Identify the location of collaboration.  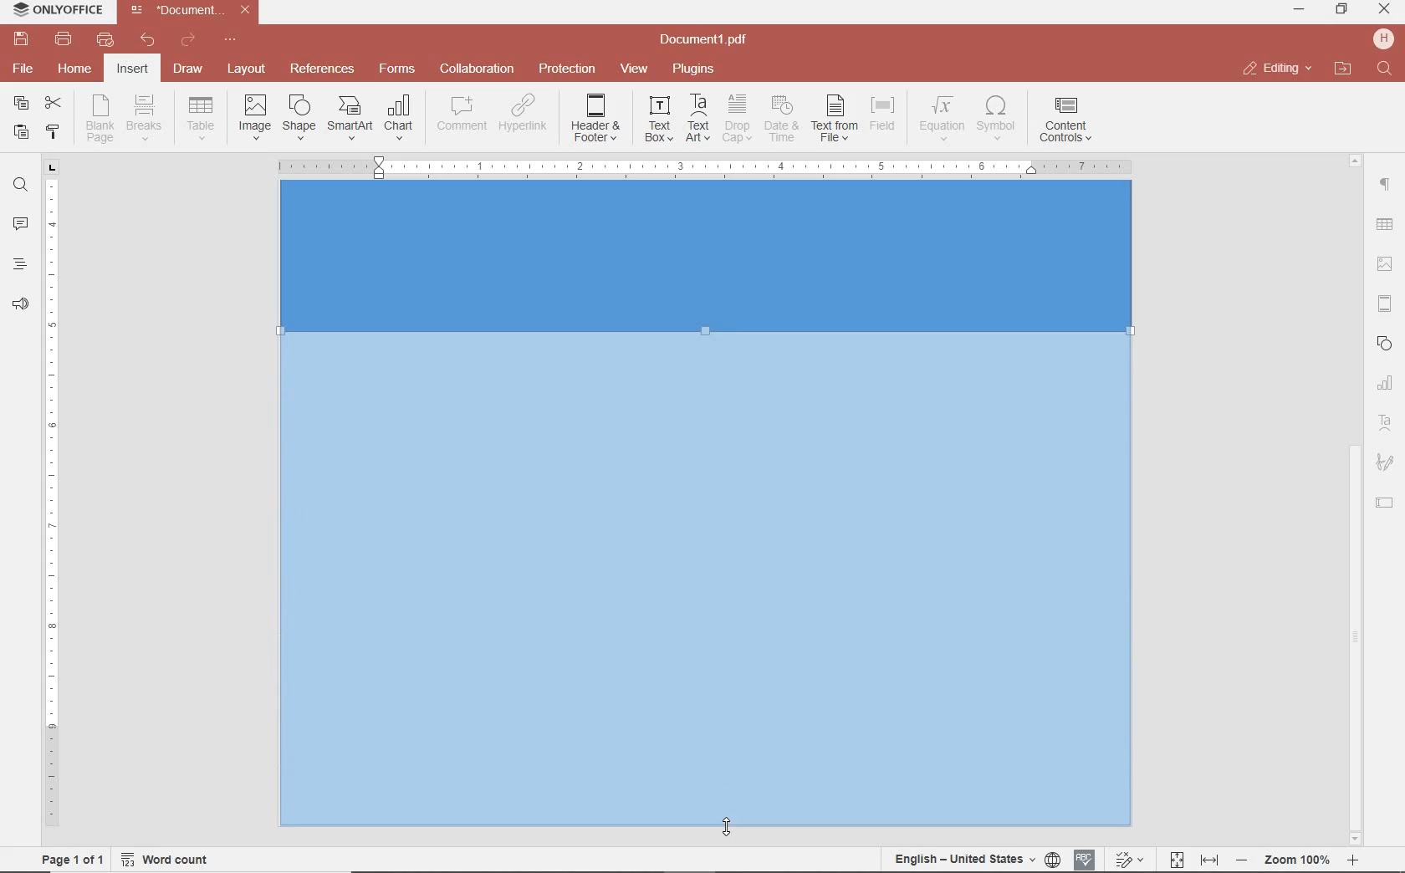
(477, 69).